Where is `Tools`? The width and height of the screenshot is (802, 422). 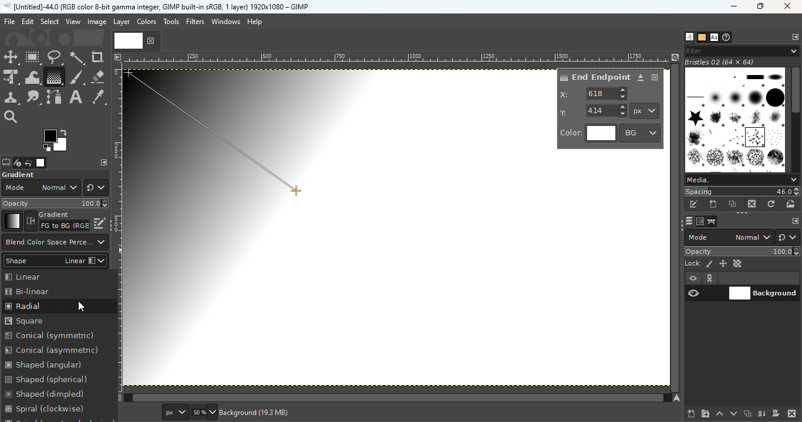
Tools is located at coordinates (173, 25).